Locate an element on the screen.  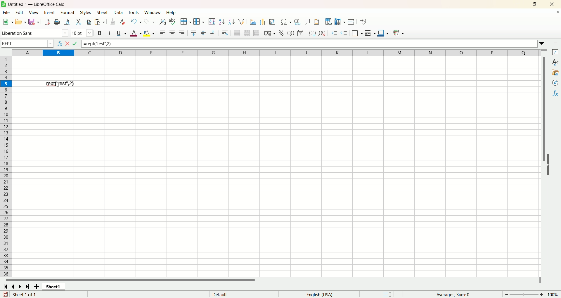
view is located at coordinates (34, 12).